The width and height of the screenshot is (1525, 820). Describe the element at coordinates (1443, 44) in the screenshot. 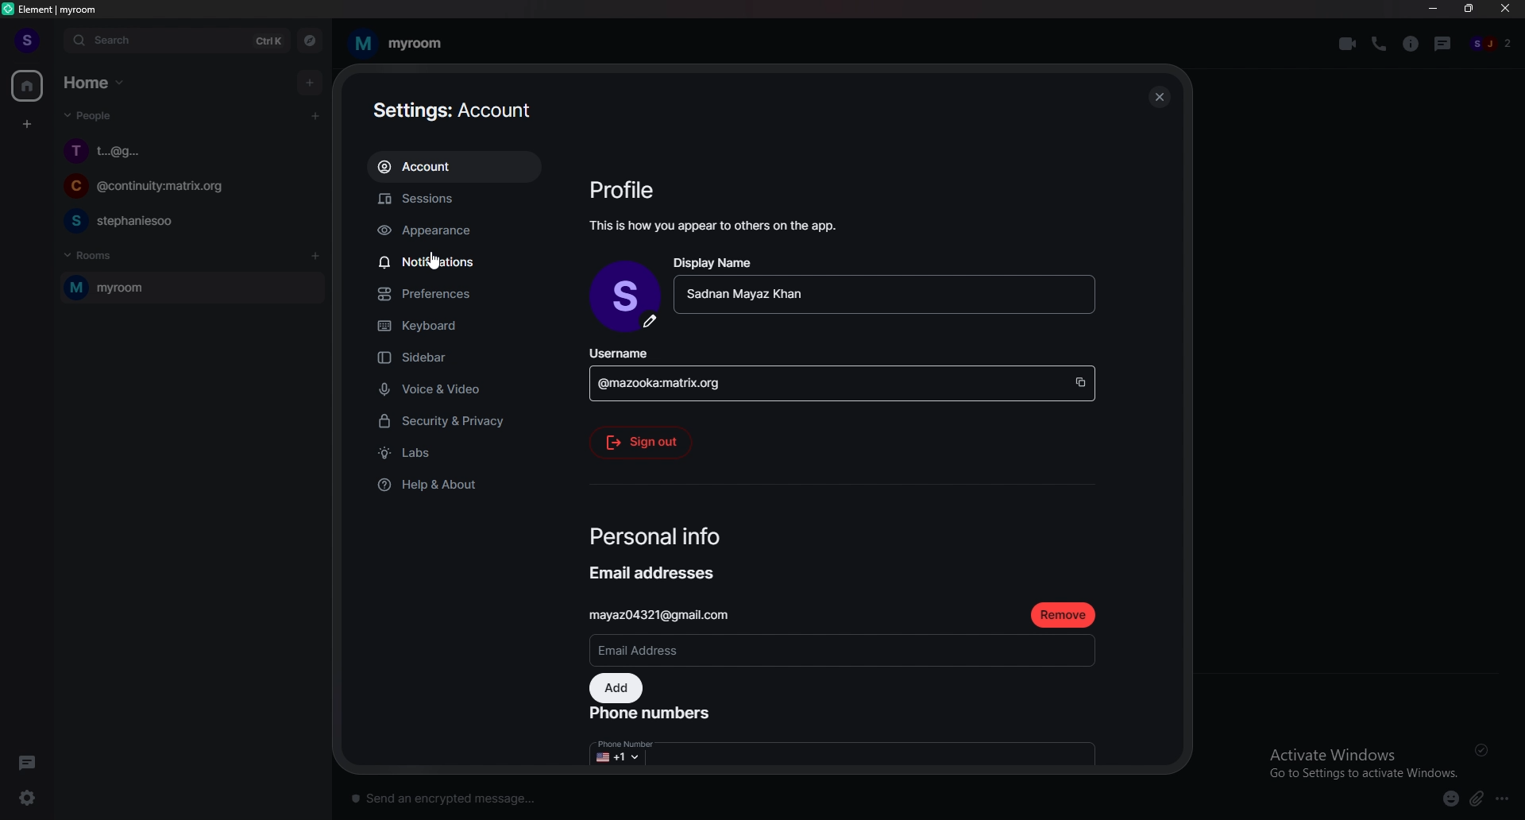

I see `thread` at that location.